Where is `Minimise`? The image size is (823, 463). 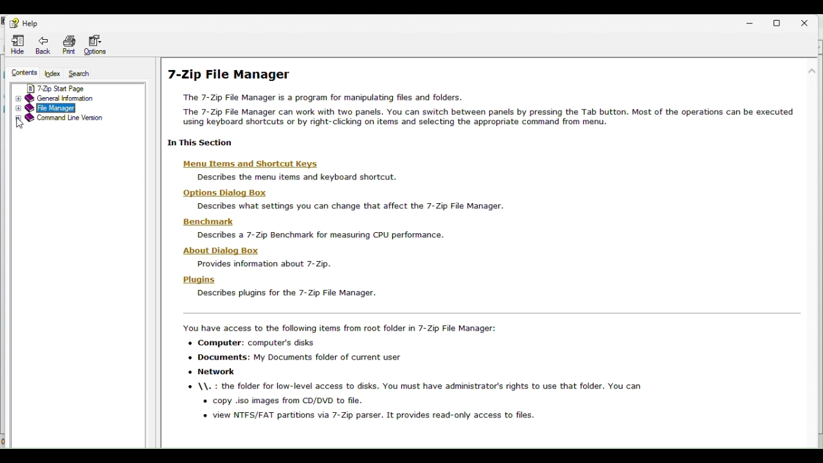 Minimise is located at coordinates (754, 23).